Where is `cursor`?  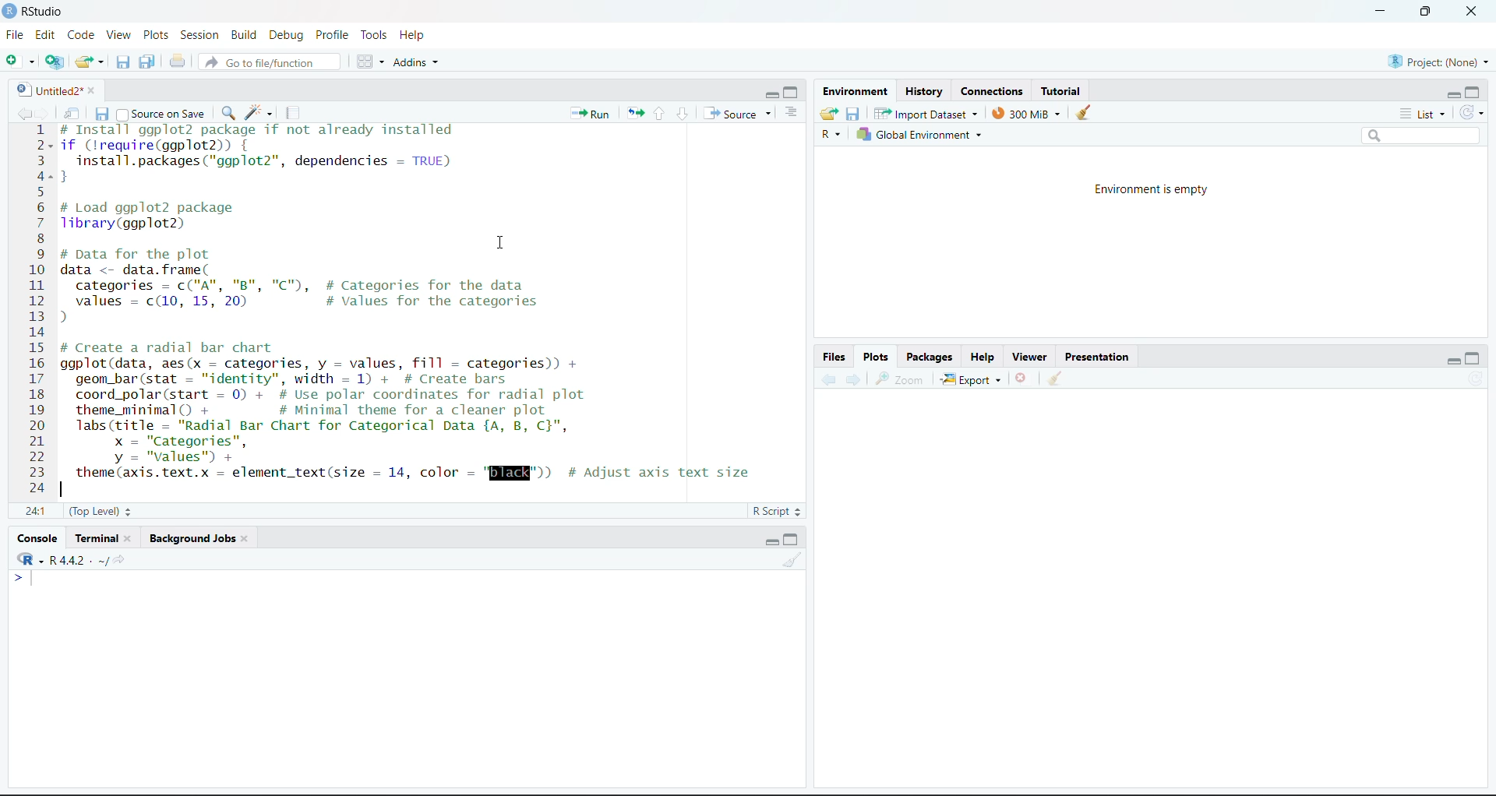 cursor is located at coordinates (499, 243).